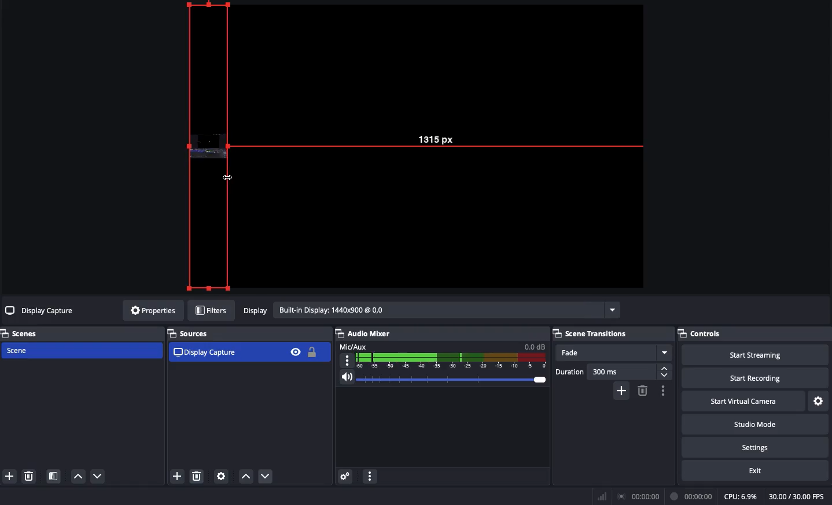 This screenshot has width=832, height=505. What do you see at coordinates (437, 332) in the screenshot?
I see `Audio/mixer` at bounding box center [437, 332].